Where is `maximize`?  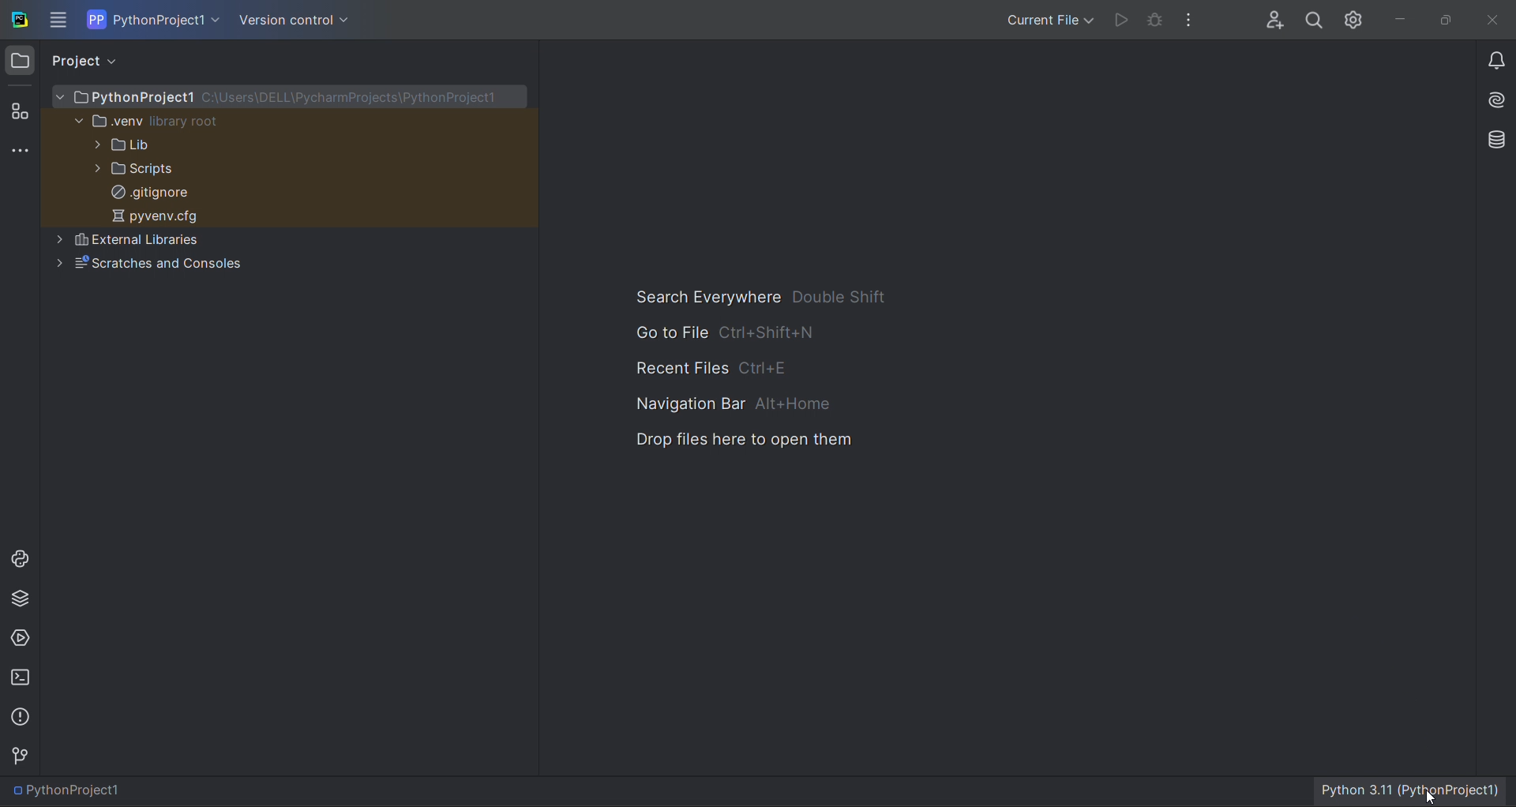 maximize is located at coordinates (1443, 20).